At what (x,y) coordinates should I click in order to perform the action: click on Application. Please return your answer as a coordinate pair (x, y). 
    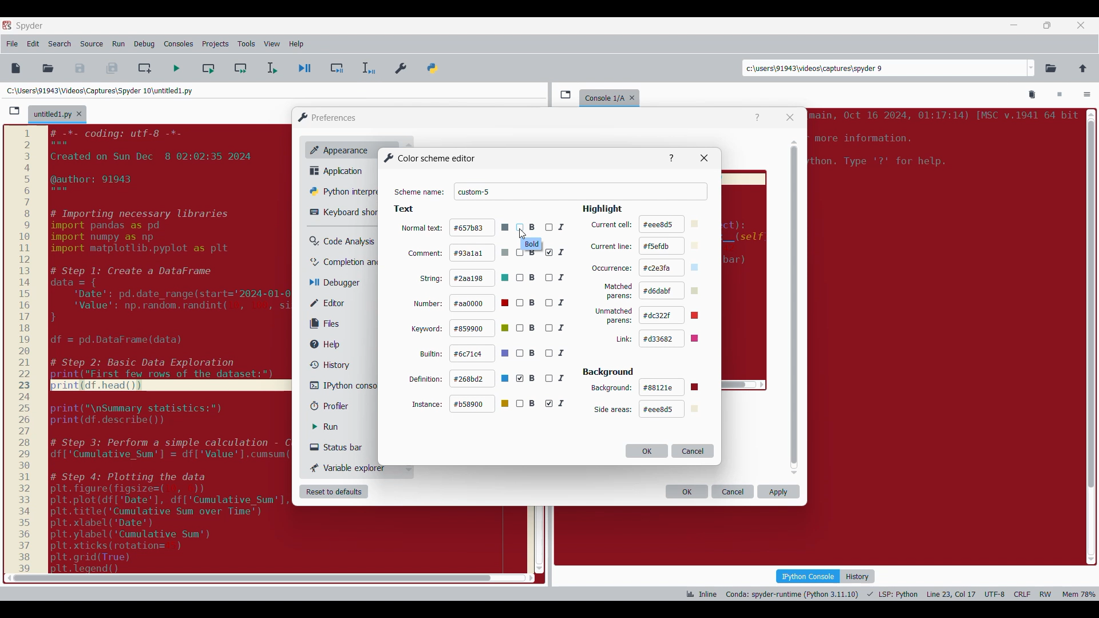
    Looking at the image, I should click on (339, 171).